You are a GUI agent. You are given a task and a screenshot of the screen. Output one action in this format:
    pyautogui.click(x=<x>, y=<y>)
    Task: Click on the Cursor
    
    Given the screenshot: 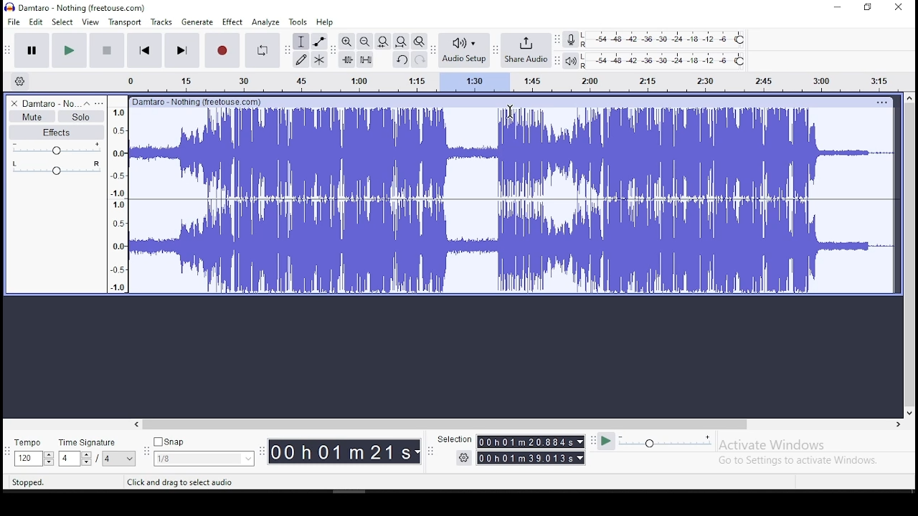 What is the action you would take?
    pyautogui.click(x=510, y=112)
    